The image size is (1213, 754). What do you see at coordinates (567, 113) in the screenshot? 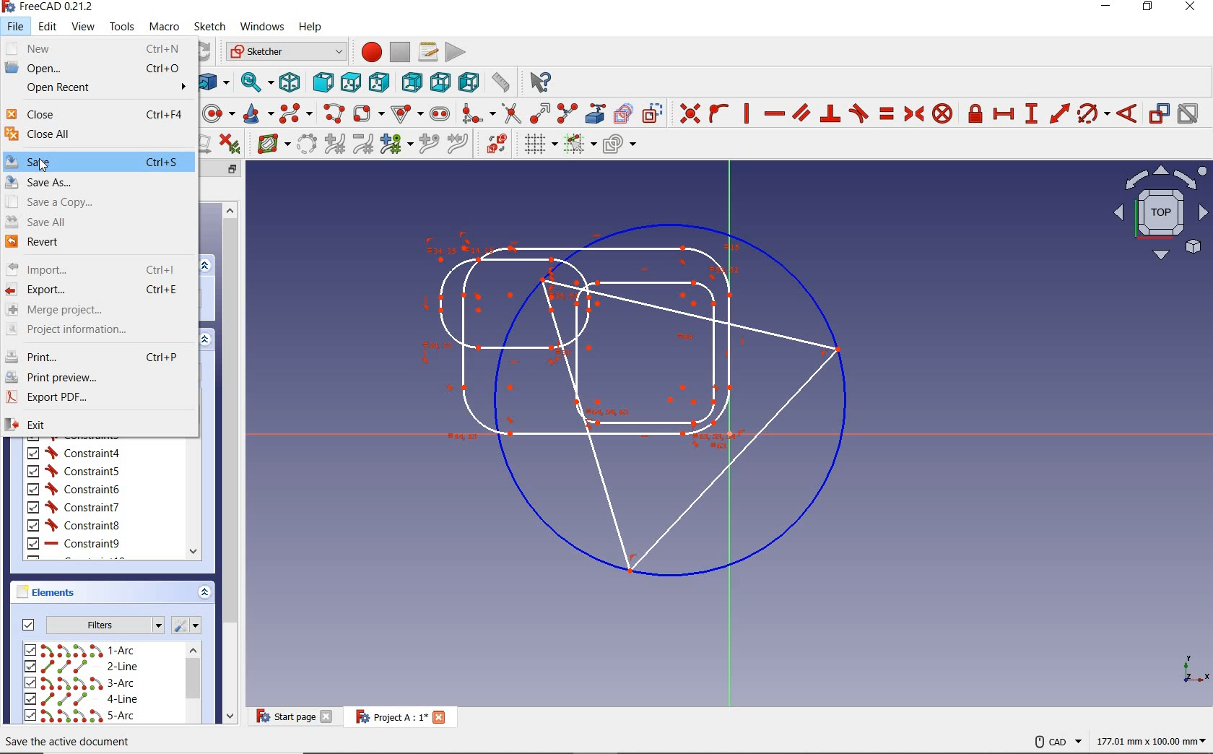
I see `split edge` at bounding box center [567, 113].